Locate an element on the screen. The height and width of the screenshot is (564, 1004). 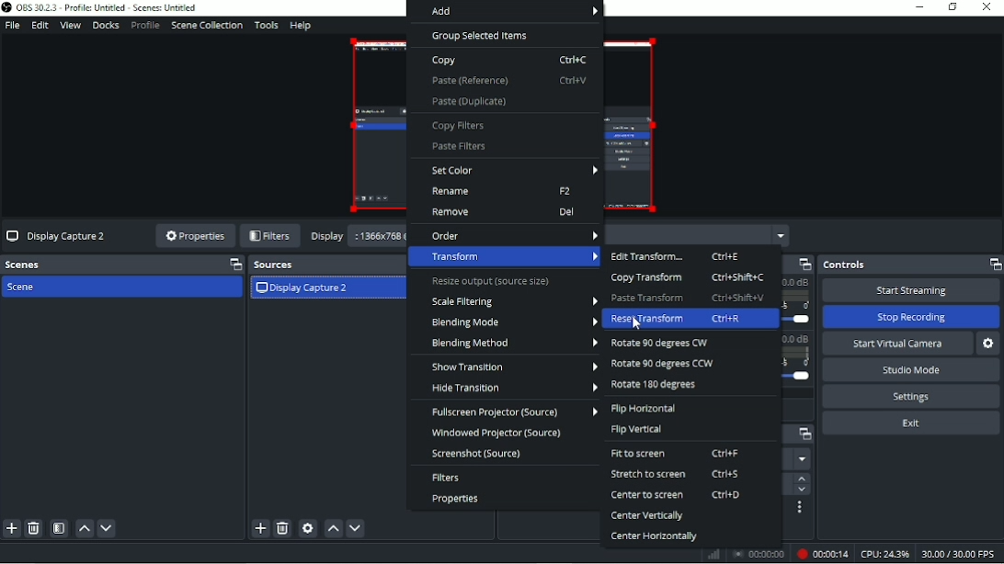
Order is located at coordinates (514, 234).